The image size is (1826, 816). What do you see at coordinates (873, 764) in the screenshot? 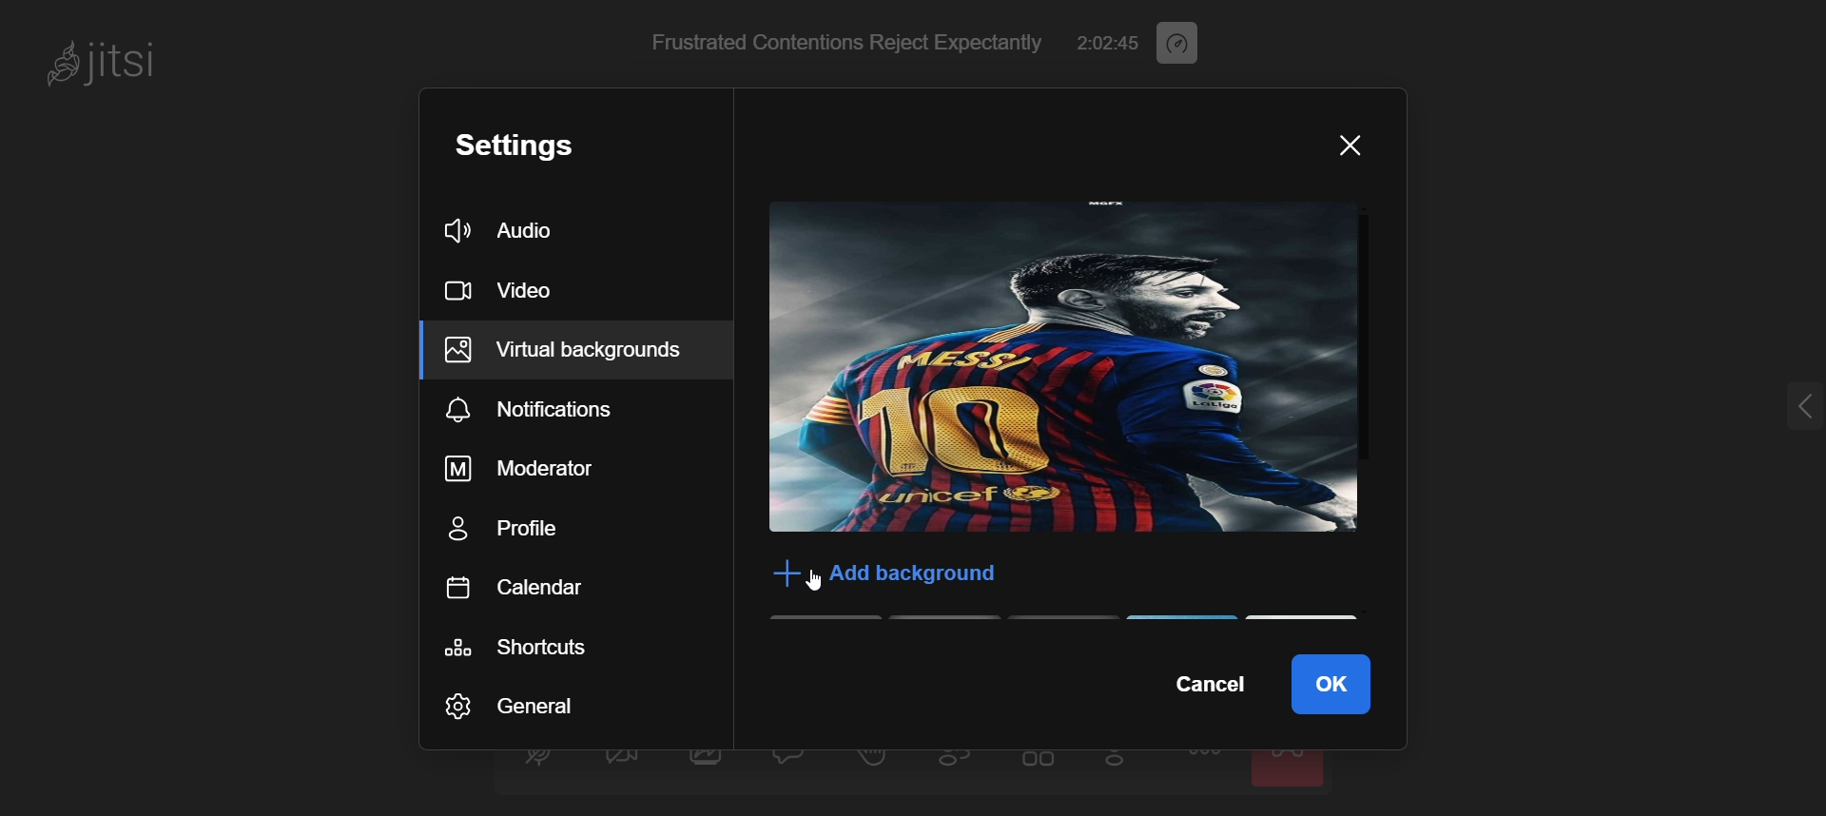
I see `raise hand` at bounding box center [873, 764].